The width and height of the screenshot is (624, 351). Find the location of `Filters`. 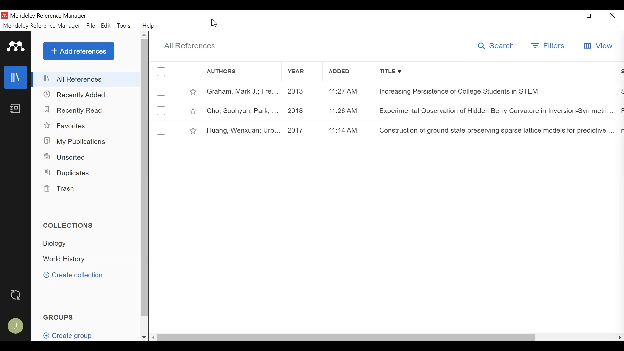

Filters is located at coordinates (549, 46).